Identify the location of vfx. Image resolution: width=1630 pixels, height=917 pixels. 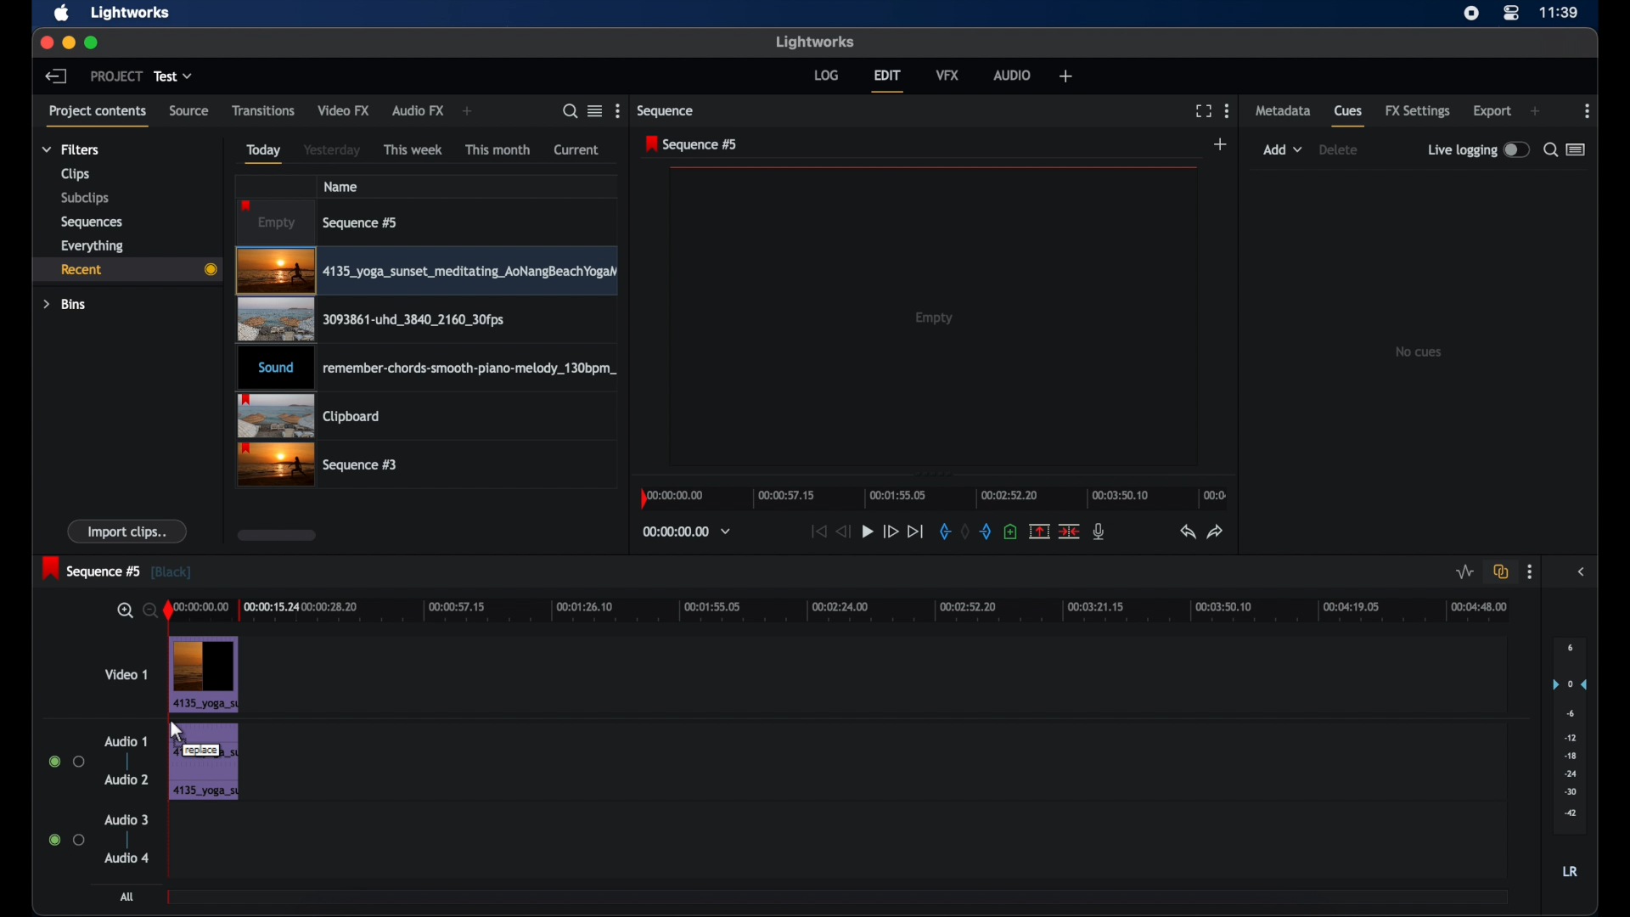
(948, 76).